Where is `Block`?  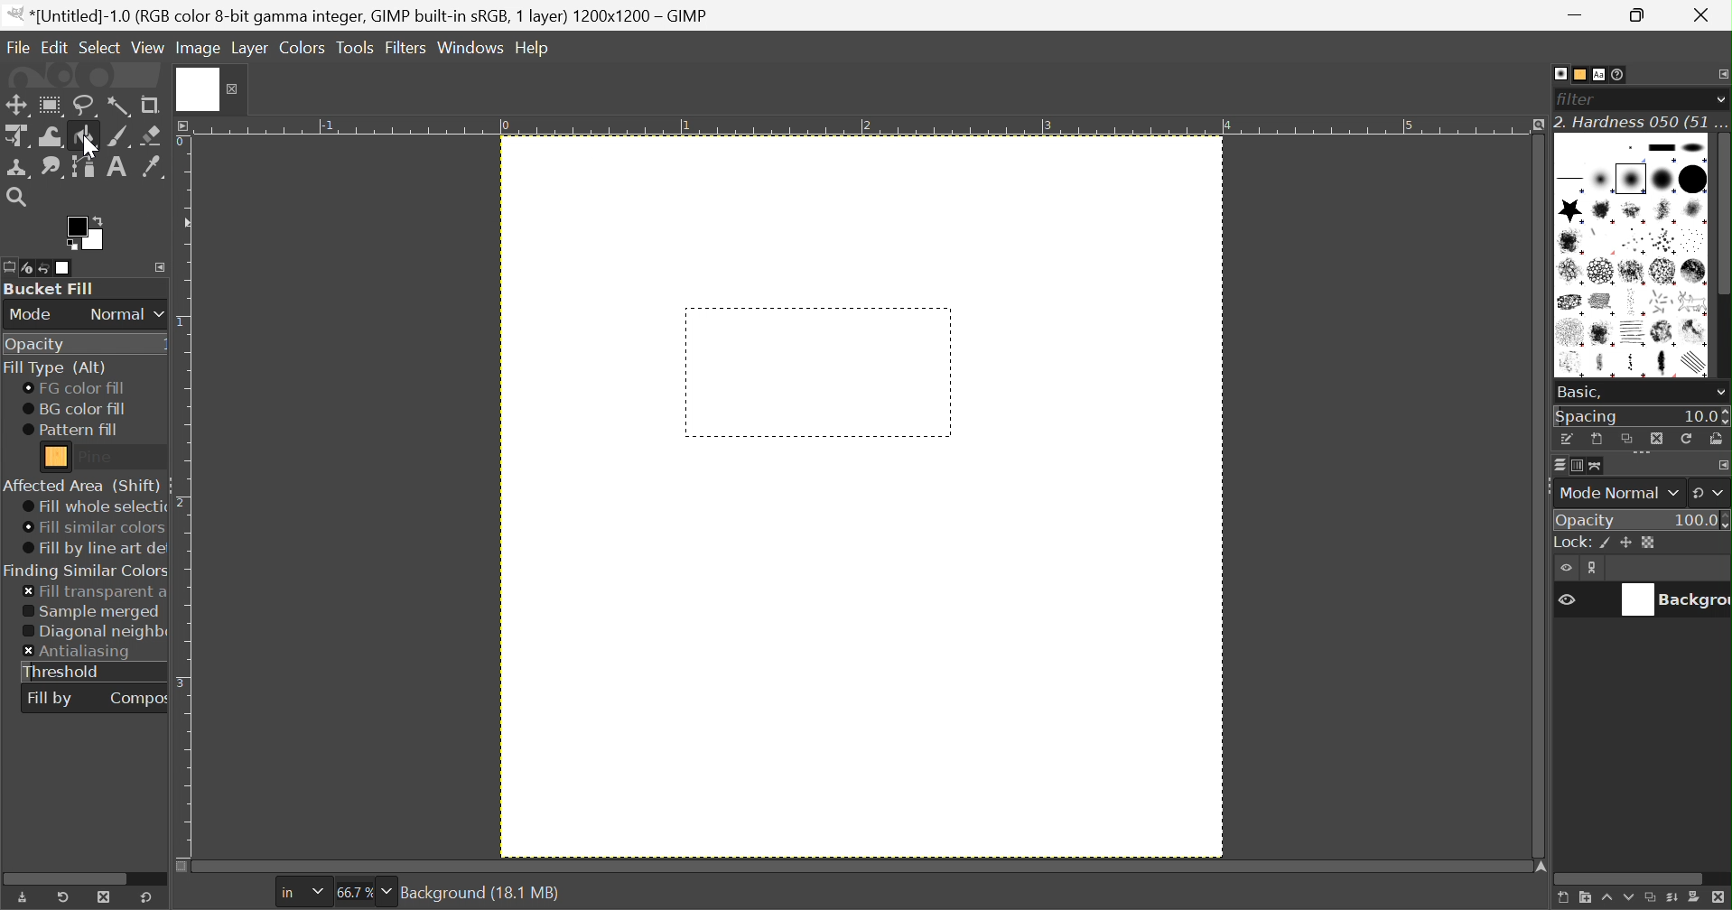 Block is located at coordinates (1572, 181).